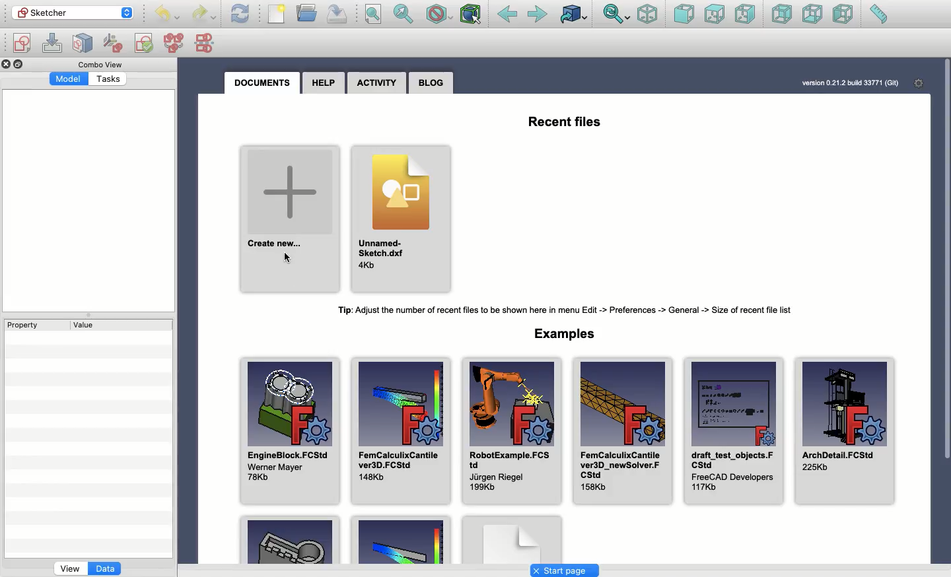 The width and height of the screenshot is (951, 577). I want to click on Redo, so click(203, 15).